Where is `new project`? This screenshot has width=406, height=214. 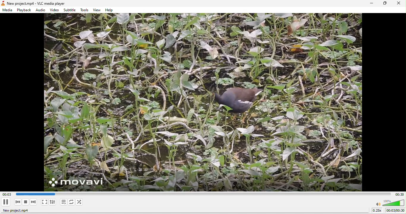 new project is located at coordinates (19, 211).